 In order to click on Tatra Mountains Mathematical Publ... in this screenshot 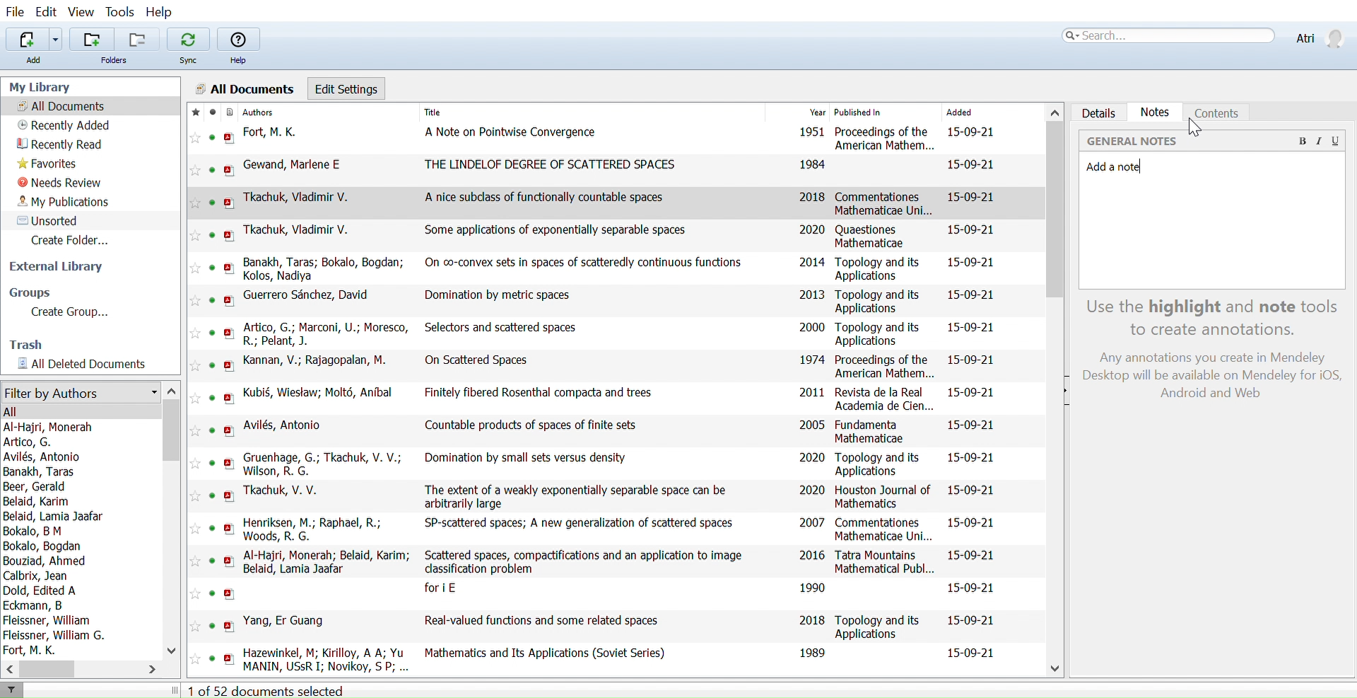, I will do `click(886, 562)`.